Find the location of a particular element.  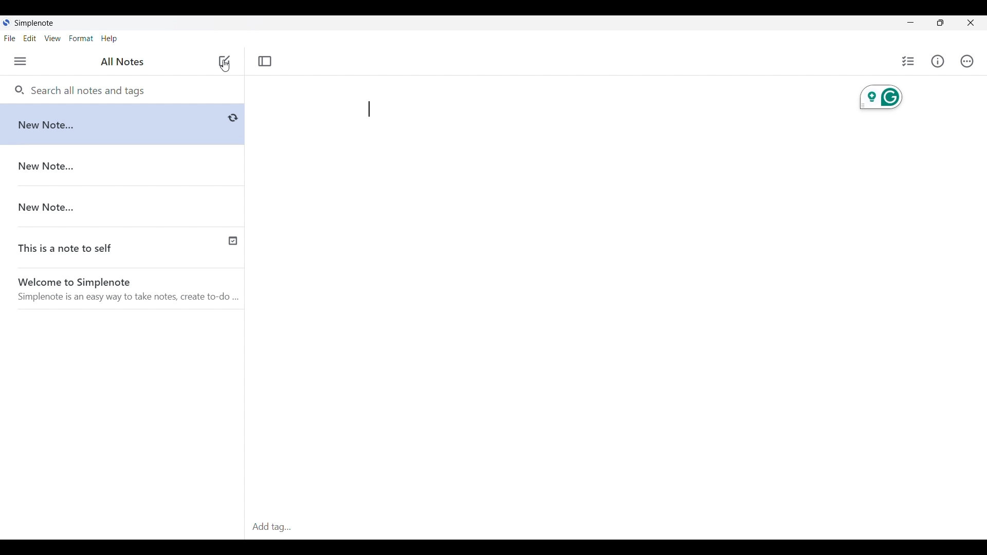

Info is located at coordinates (938, 61).